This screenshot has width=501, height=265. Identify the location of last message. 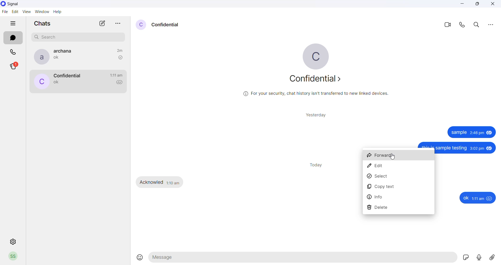
(58, 59).